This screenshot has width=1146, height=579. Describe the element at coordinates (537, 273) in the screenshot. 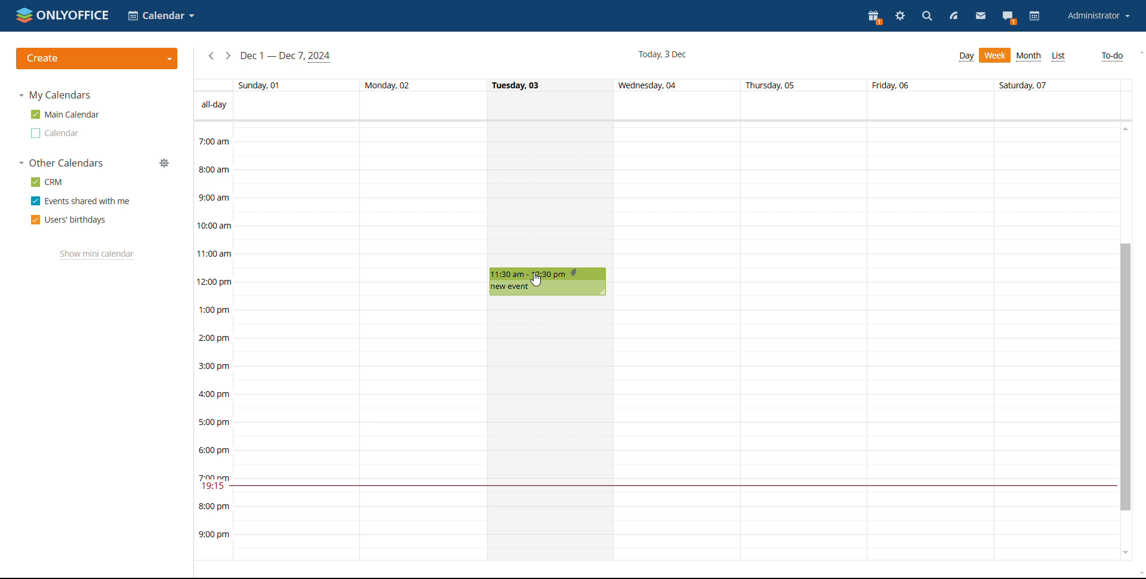

I see `11:30 am - 12:30 pm` at that location.